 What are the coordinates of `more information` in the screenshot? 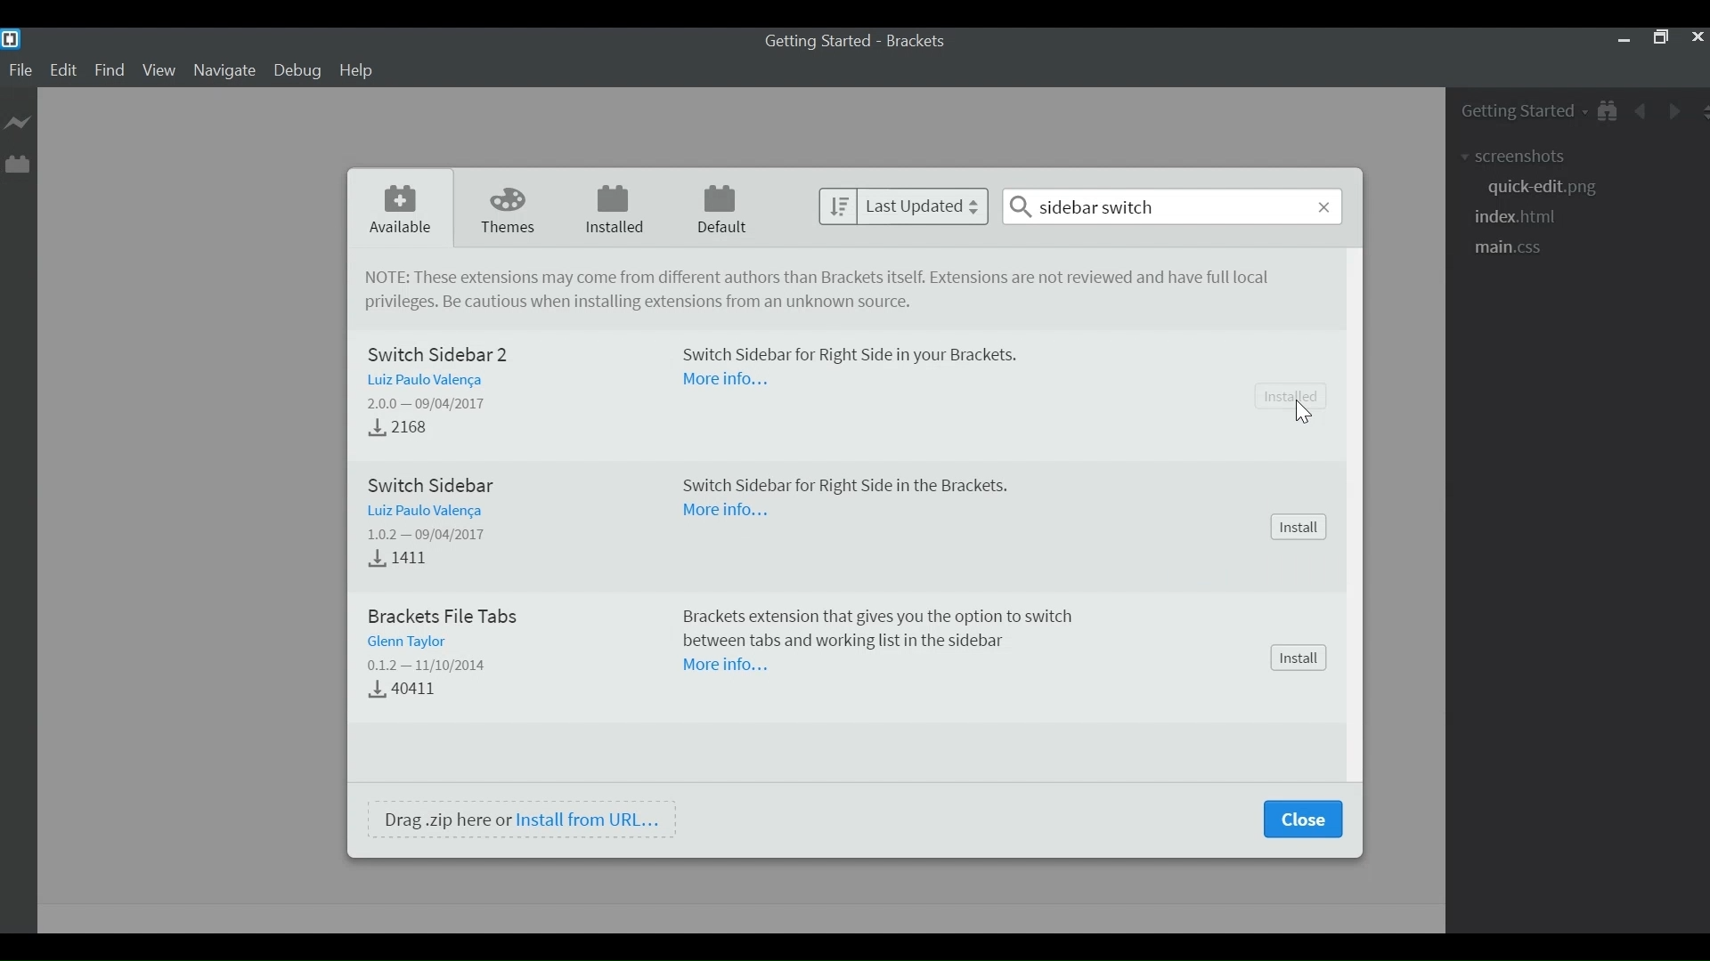 It's located at (729, 512).